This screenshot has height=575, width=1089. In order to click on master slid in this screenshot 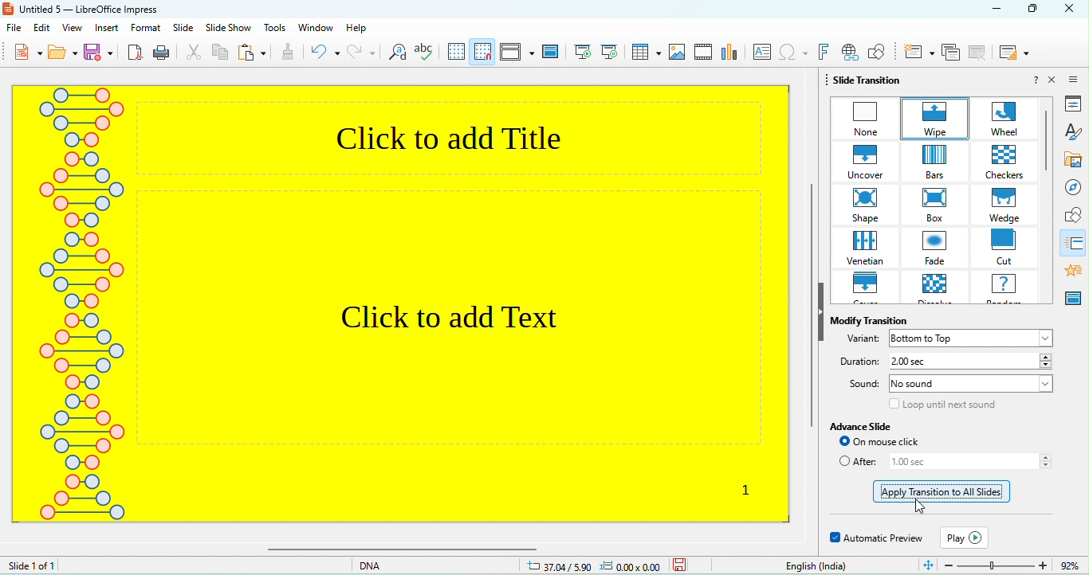, I will do `click(550, 54)`.